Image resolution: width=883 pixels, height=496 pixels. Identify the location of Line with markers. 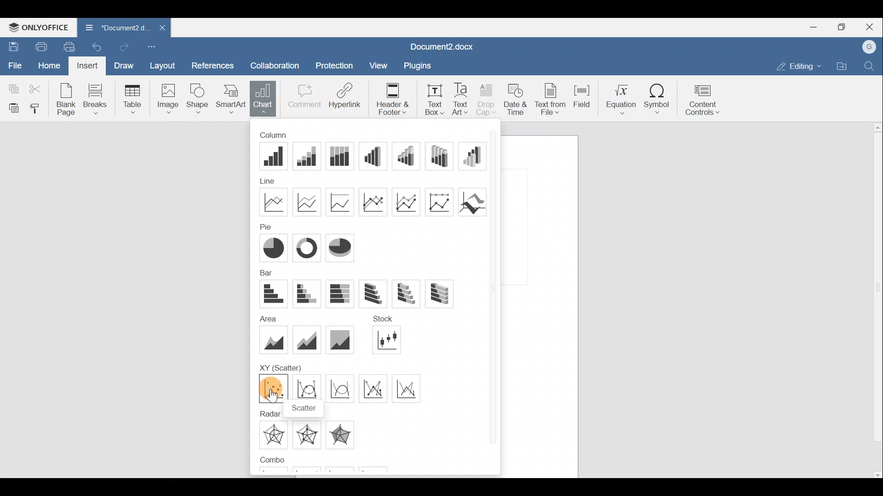
(374, 201).